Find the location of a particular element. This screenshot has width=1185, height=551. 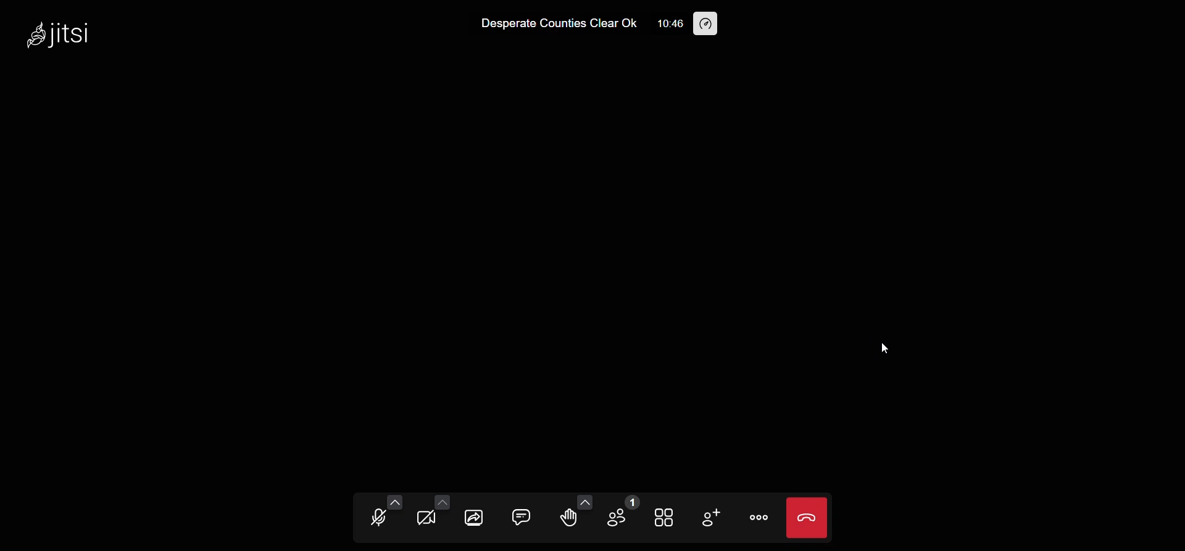

jitsi is located at coordinates (62, 31).